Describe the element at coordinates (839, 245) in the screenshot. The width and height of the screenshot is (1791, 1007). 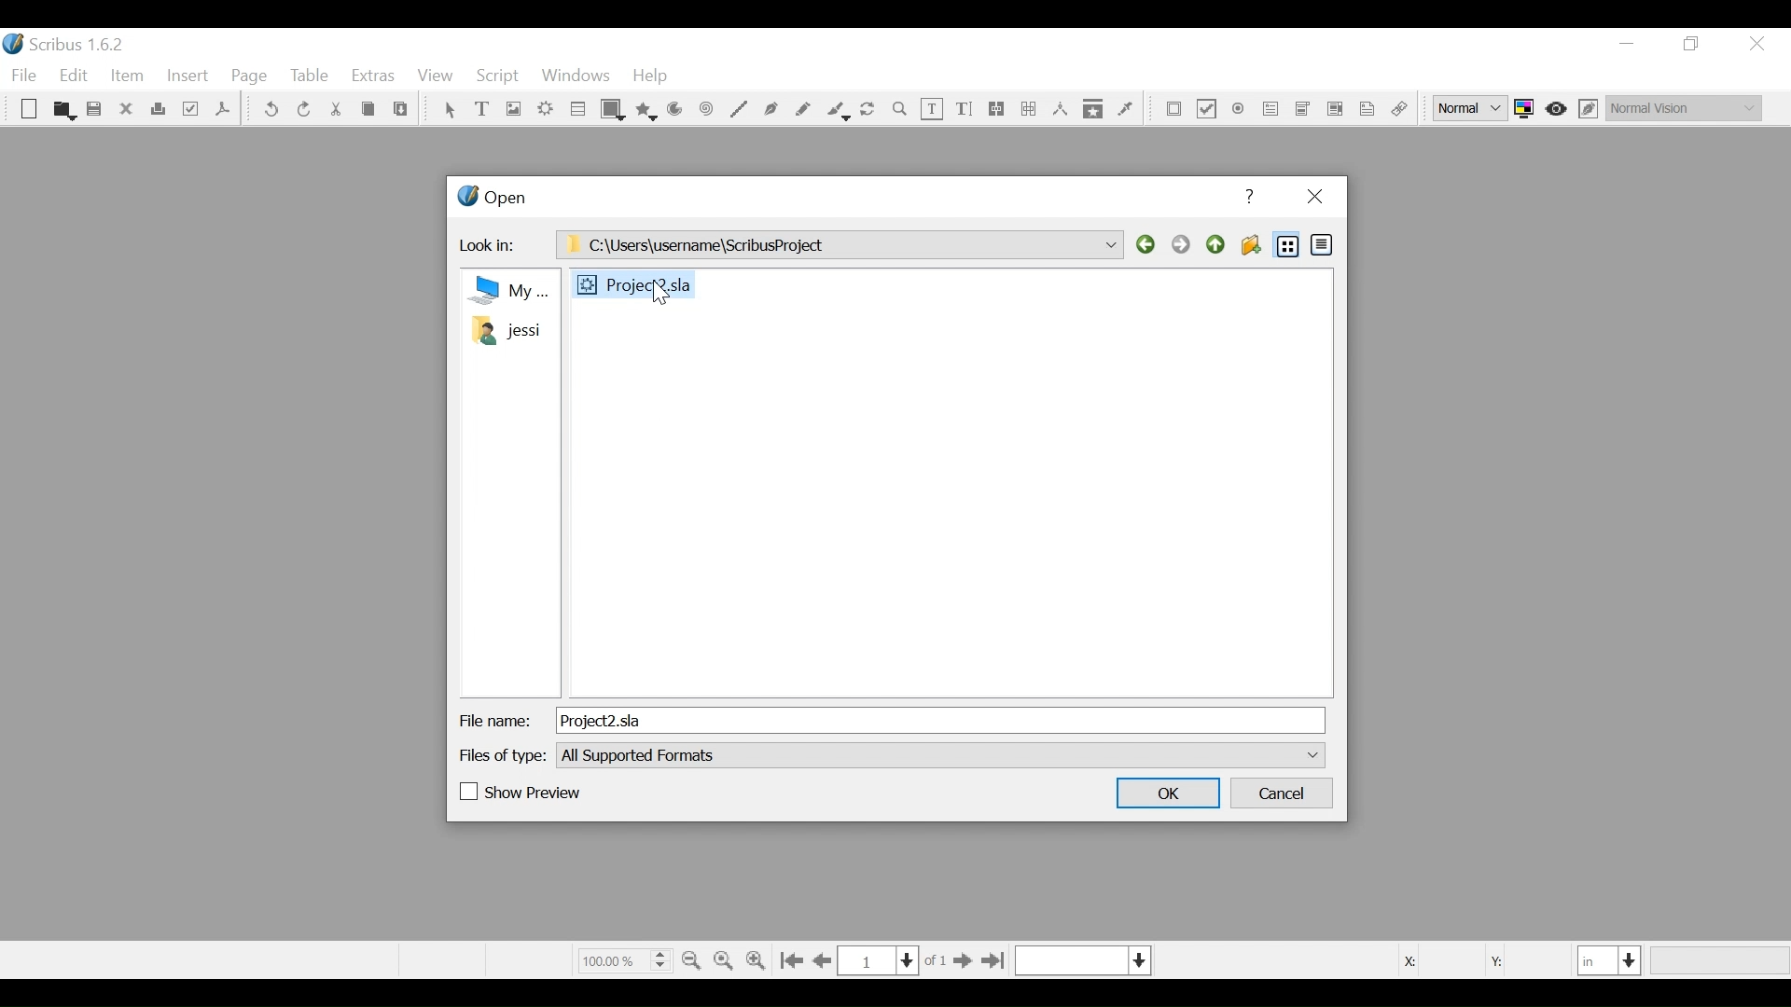
I see `C:\Users` at that location.